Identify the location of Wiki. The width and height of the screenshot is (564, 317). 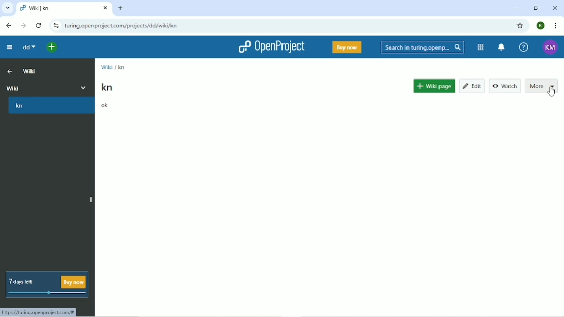
(29, 71).